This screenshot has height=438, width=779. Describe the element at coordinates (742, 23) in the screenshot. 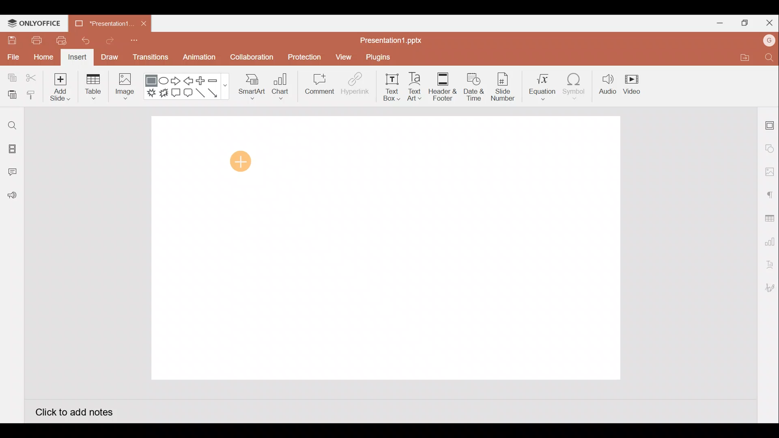

I see `Maximize` at that location.